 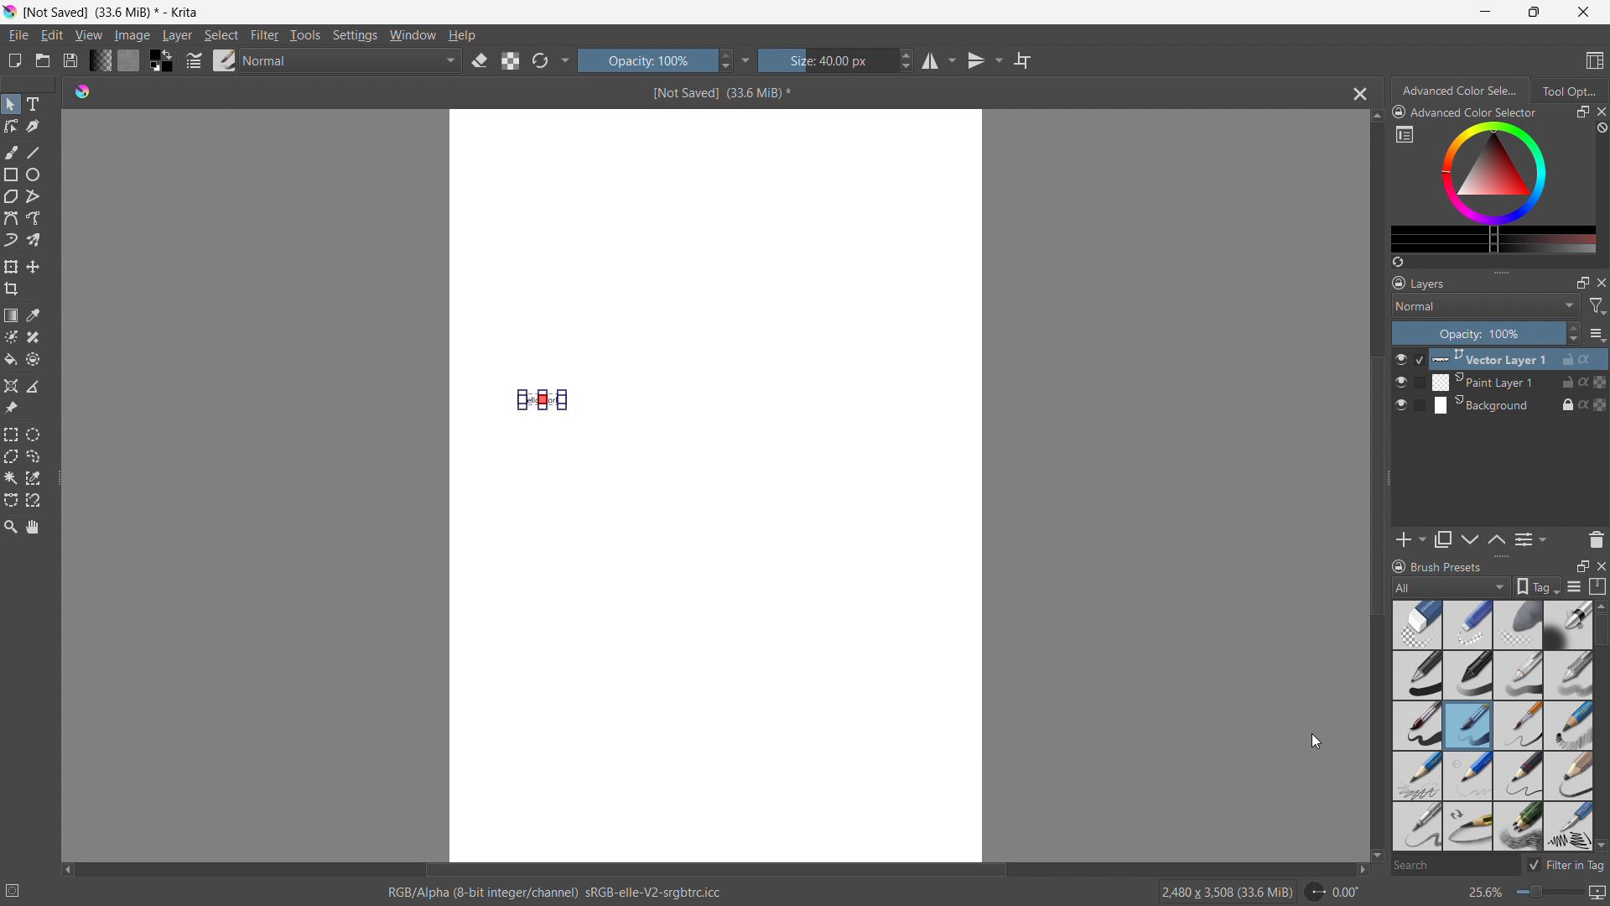 What do you see at coordinates (462, 34) in the screenshot?
I see `help` at bounding box center [462, 34].